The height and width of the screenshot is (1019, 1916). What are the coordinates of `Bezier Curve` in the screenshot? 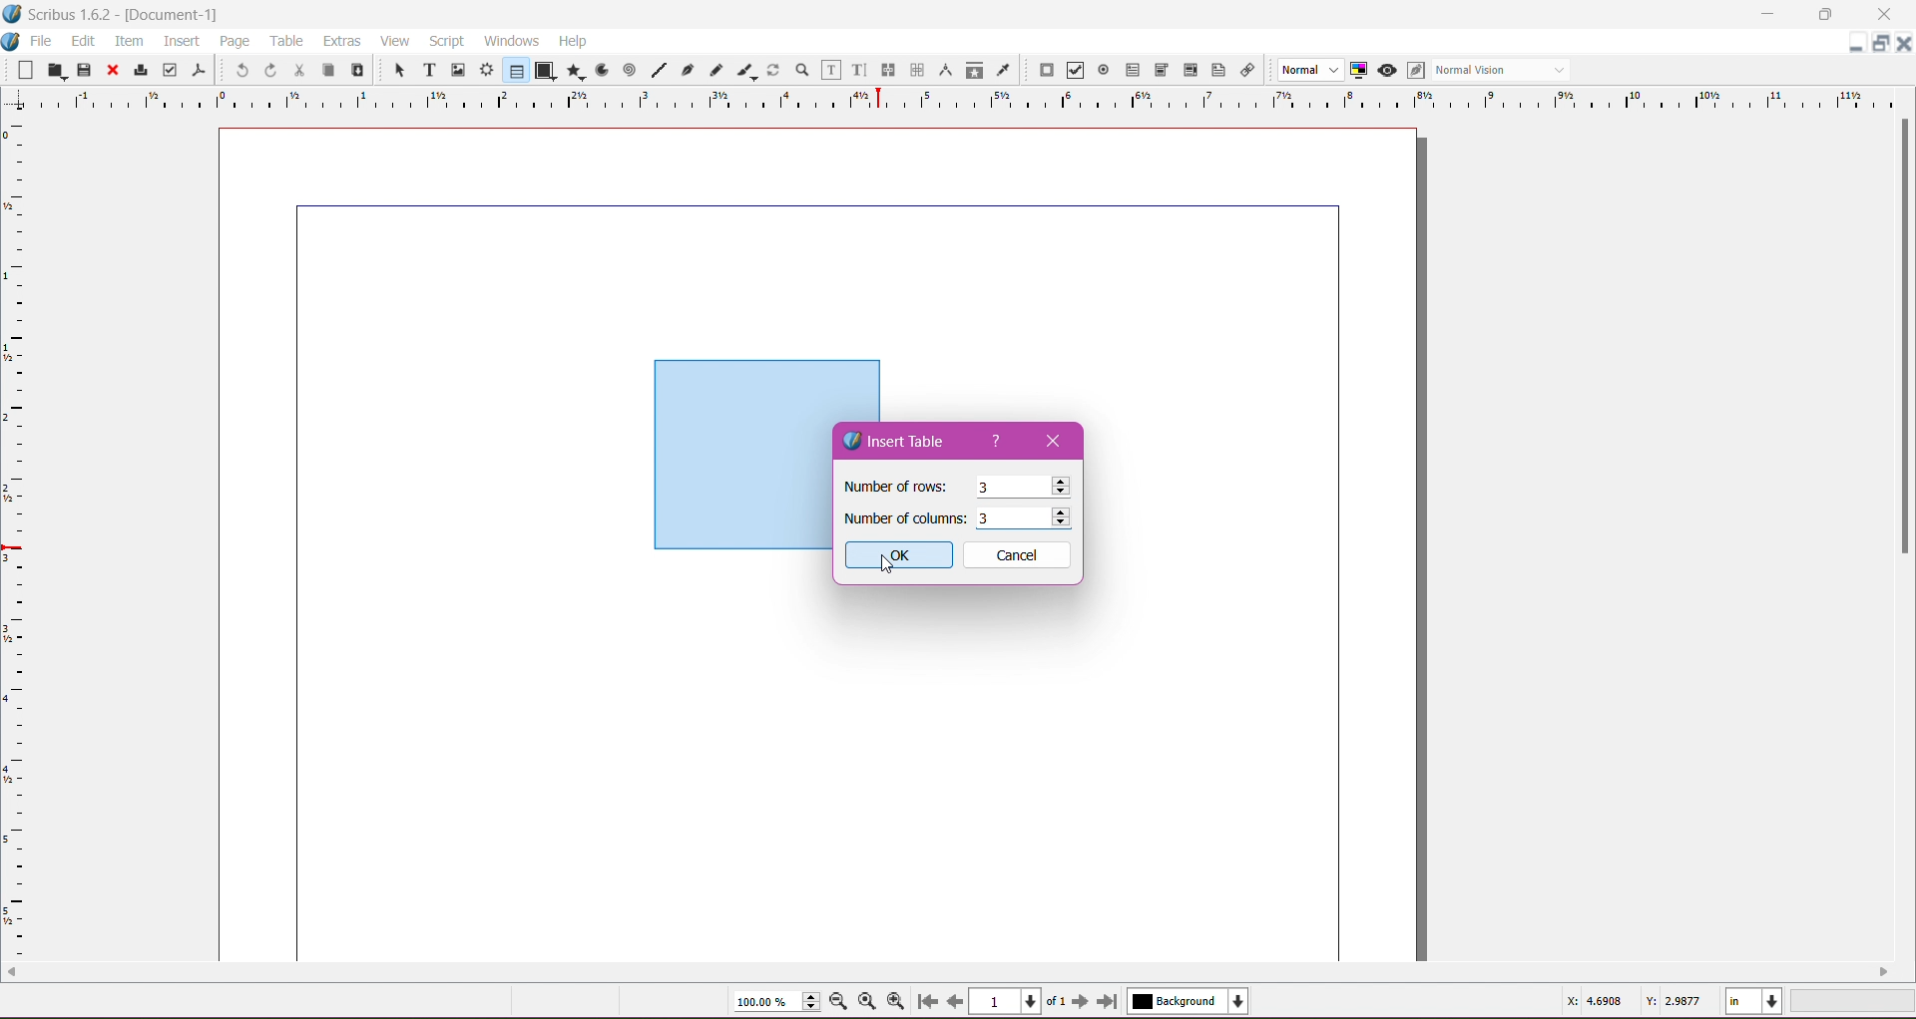 It's located at (686, 69).